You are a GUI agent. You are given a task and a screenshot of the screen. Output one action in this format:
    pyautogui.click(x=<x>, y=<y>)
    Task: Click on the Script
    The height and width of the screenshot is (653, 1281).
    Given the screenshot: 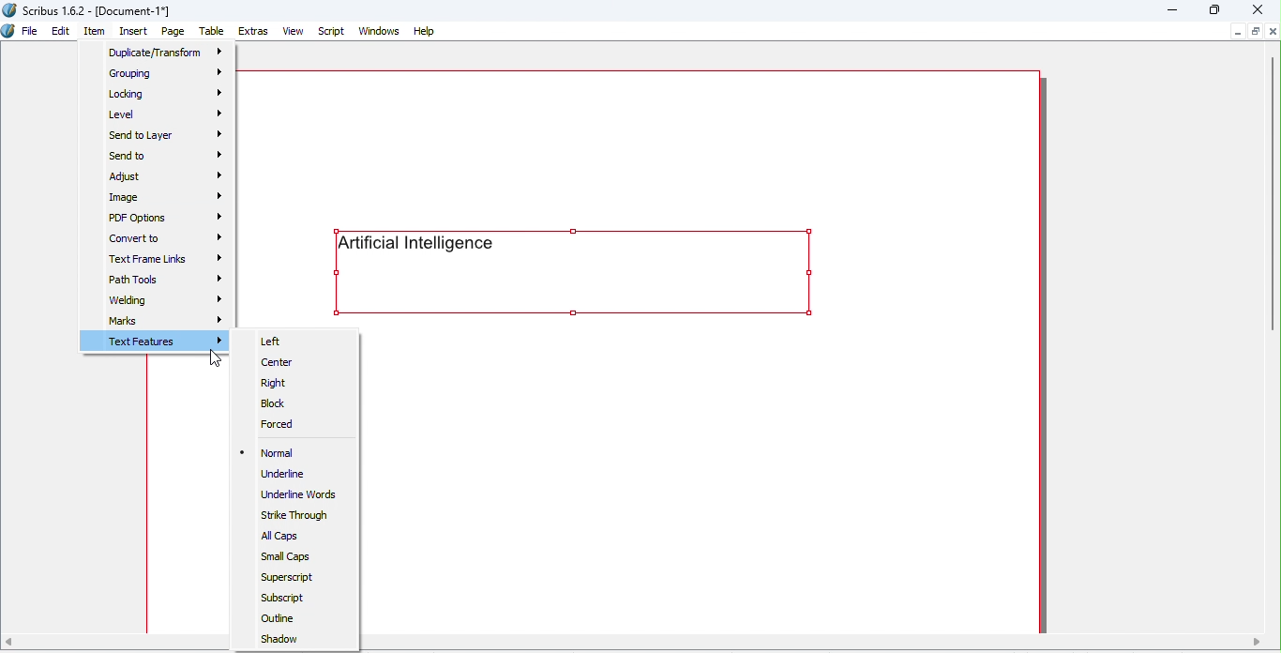 What is the action you would take?
    pyautogui.click(x=332, y=31)
    